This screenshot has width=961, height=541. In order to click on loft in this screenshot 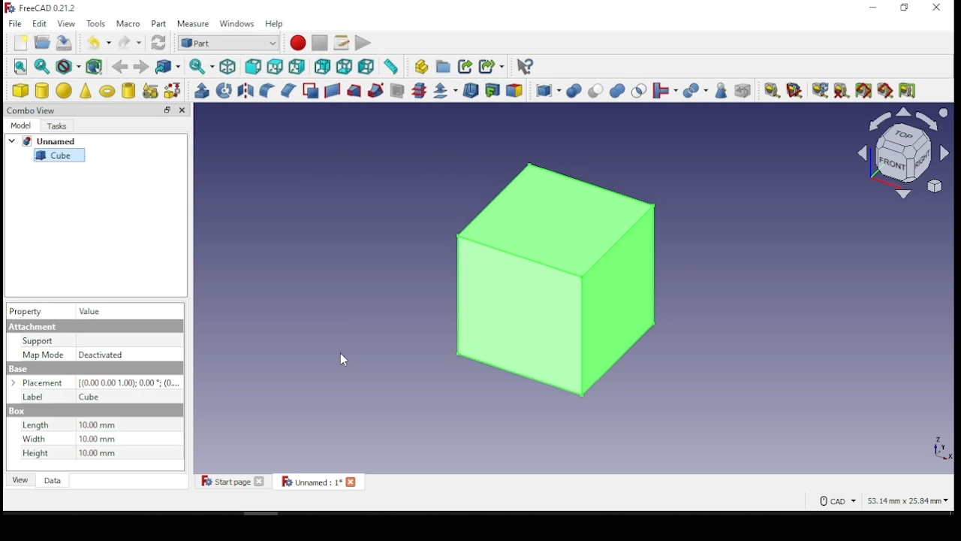, I will do `click(354, 92)`.